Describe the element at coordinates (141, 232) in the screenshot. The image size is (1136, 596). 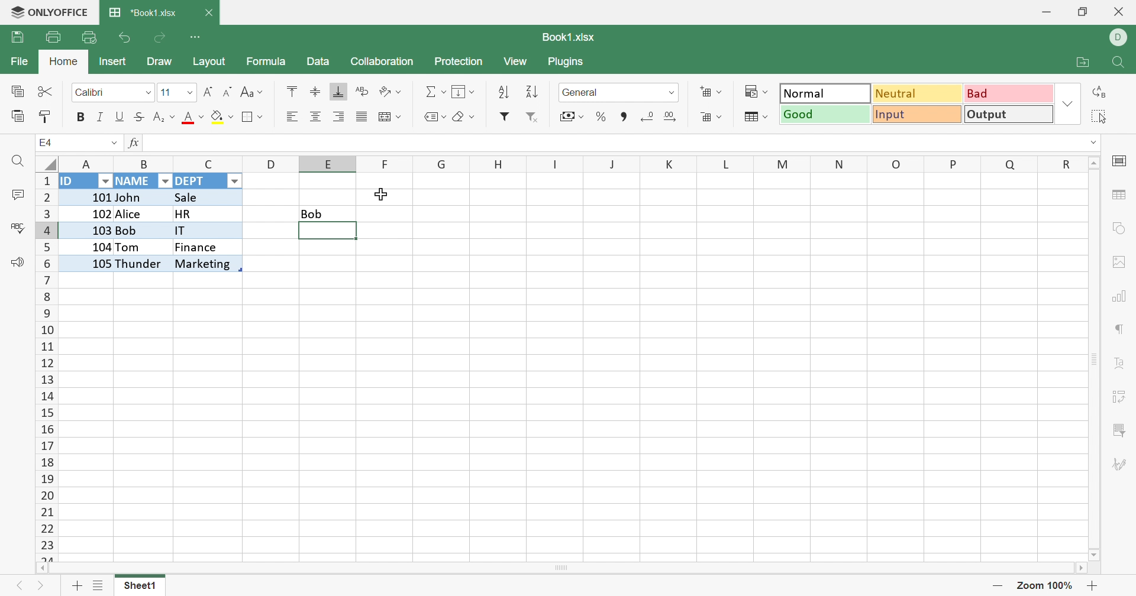
I see `Bob` at that location.